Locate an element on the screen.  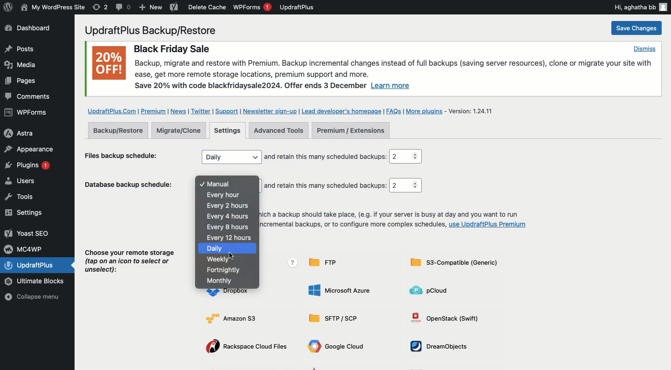
Twitter is located at coordinates (201, 111).